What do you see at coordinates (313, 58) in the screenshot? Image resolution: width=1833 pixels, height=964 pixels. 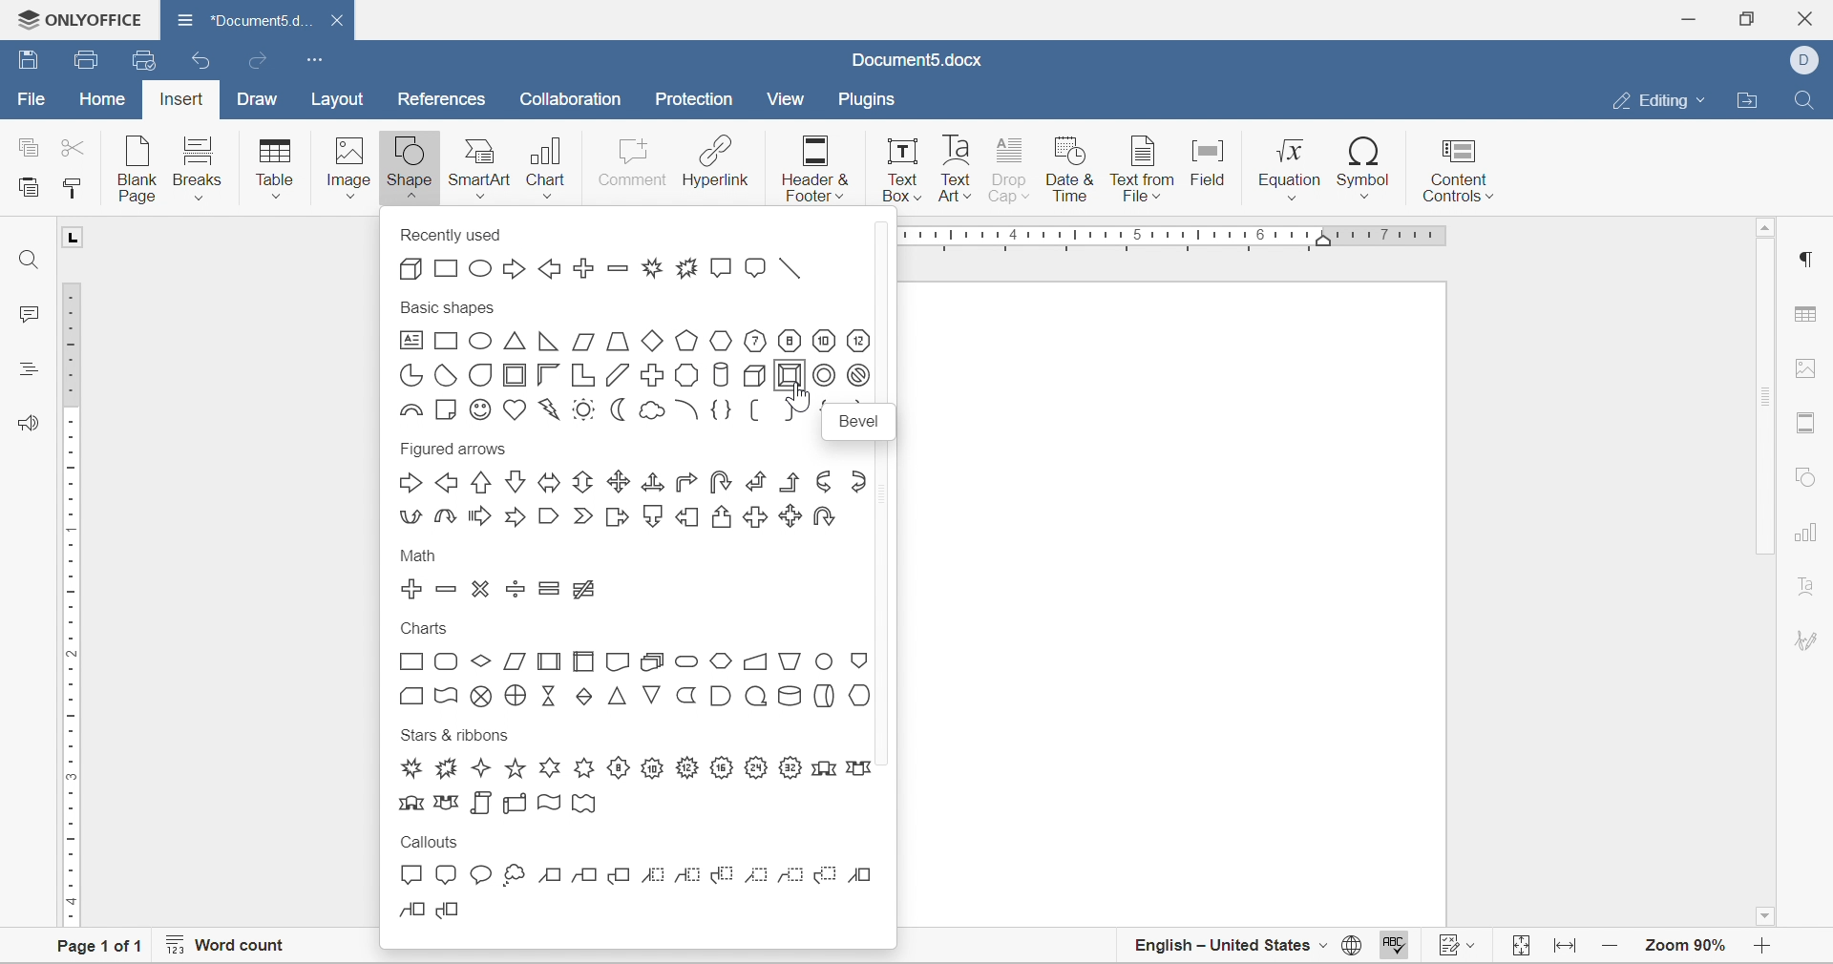 I see `customize quick access toolbar` at bounding box center [313, 58].